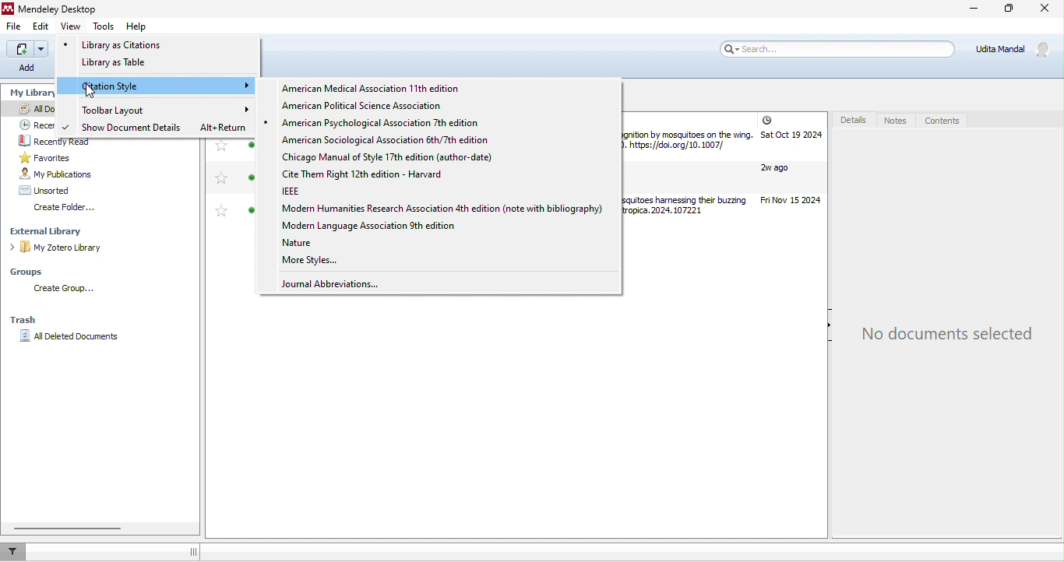  I want to click on favourites, so click(67, 157).